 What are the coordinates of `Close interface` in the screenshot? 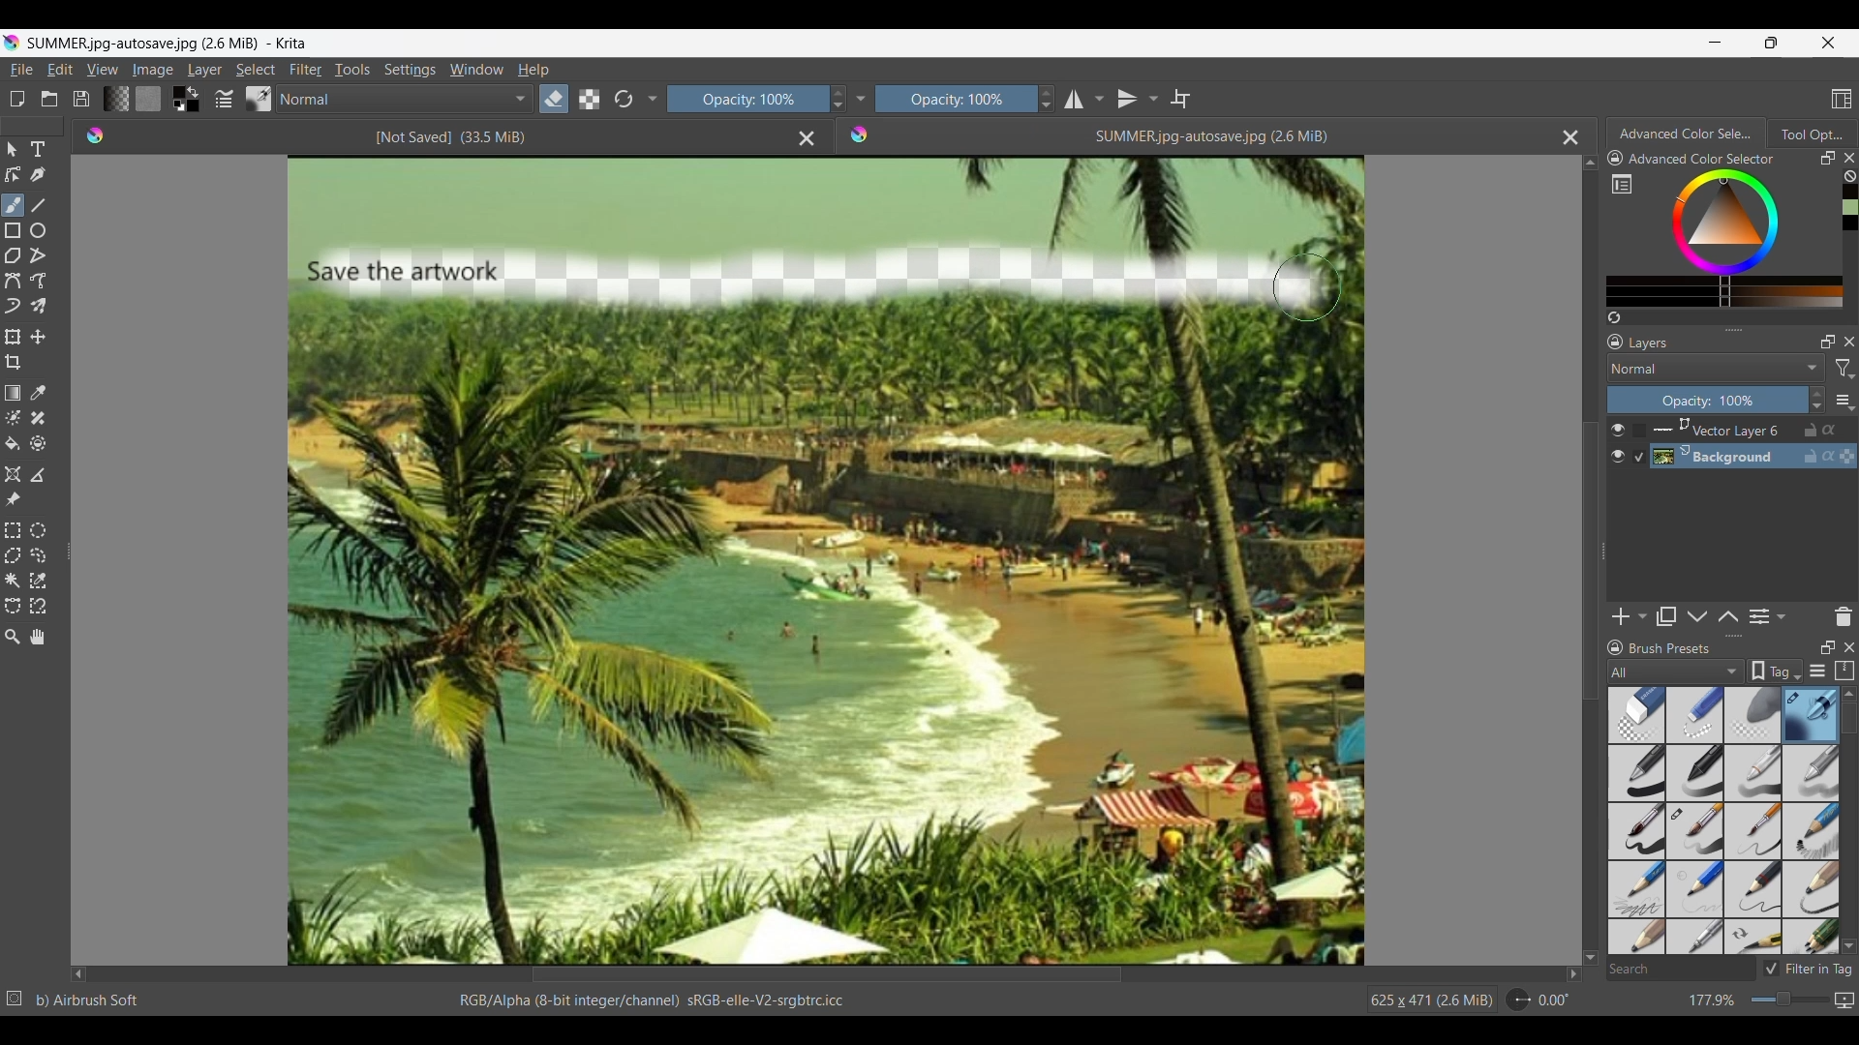 It's located at (1828, 43).